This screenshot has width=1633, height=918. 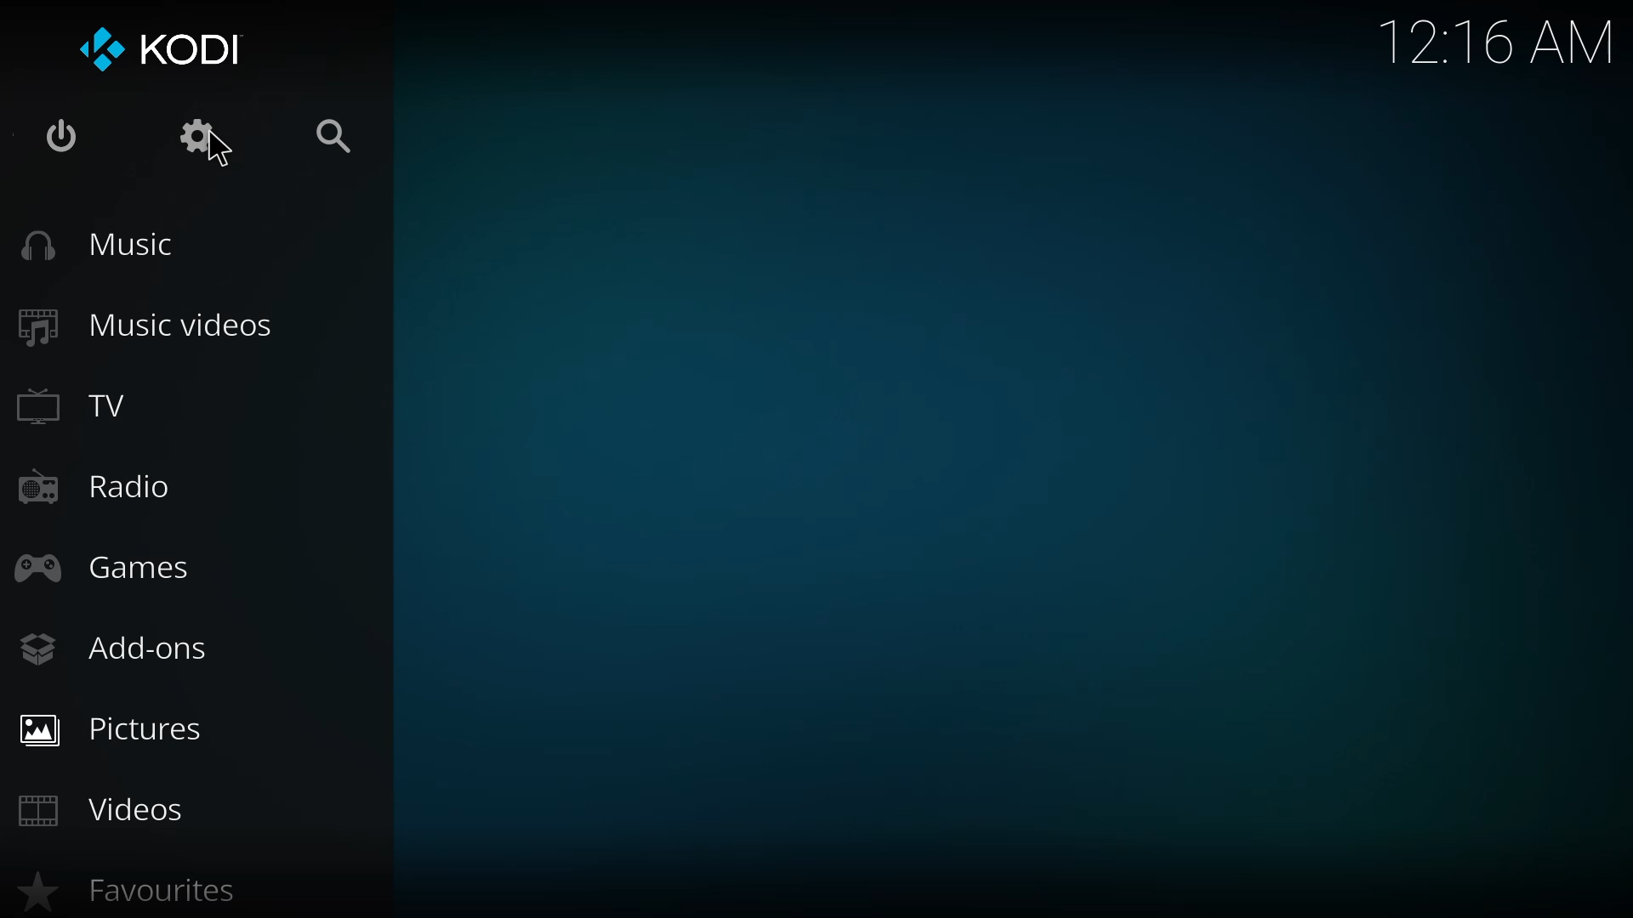 What do you see at coordinates (221, 157) in the screenshot?
I see `cursor` at bounding box center [221, 157].